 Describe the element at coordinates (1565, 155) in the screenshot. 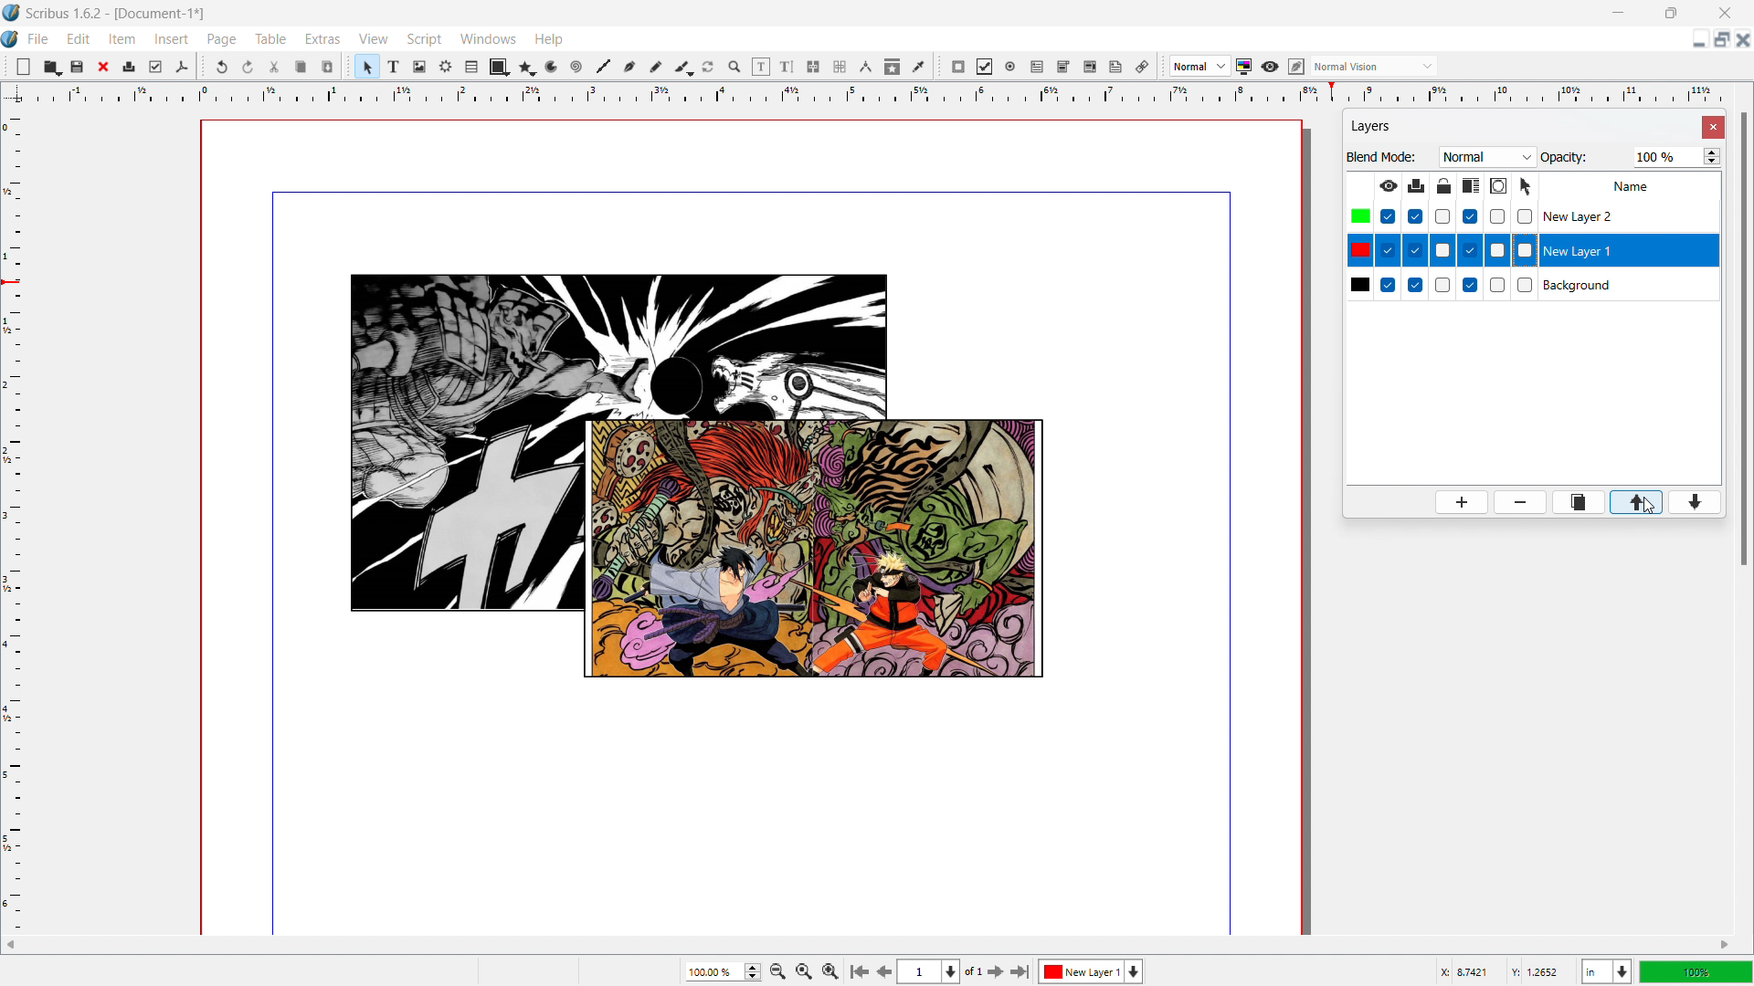

I see `Opacity` at that location.